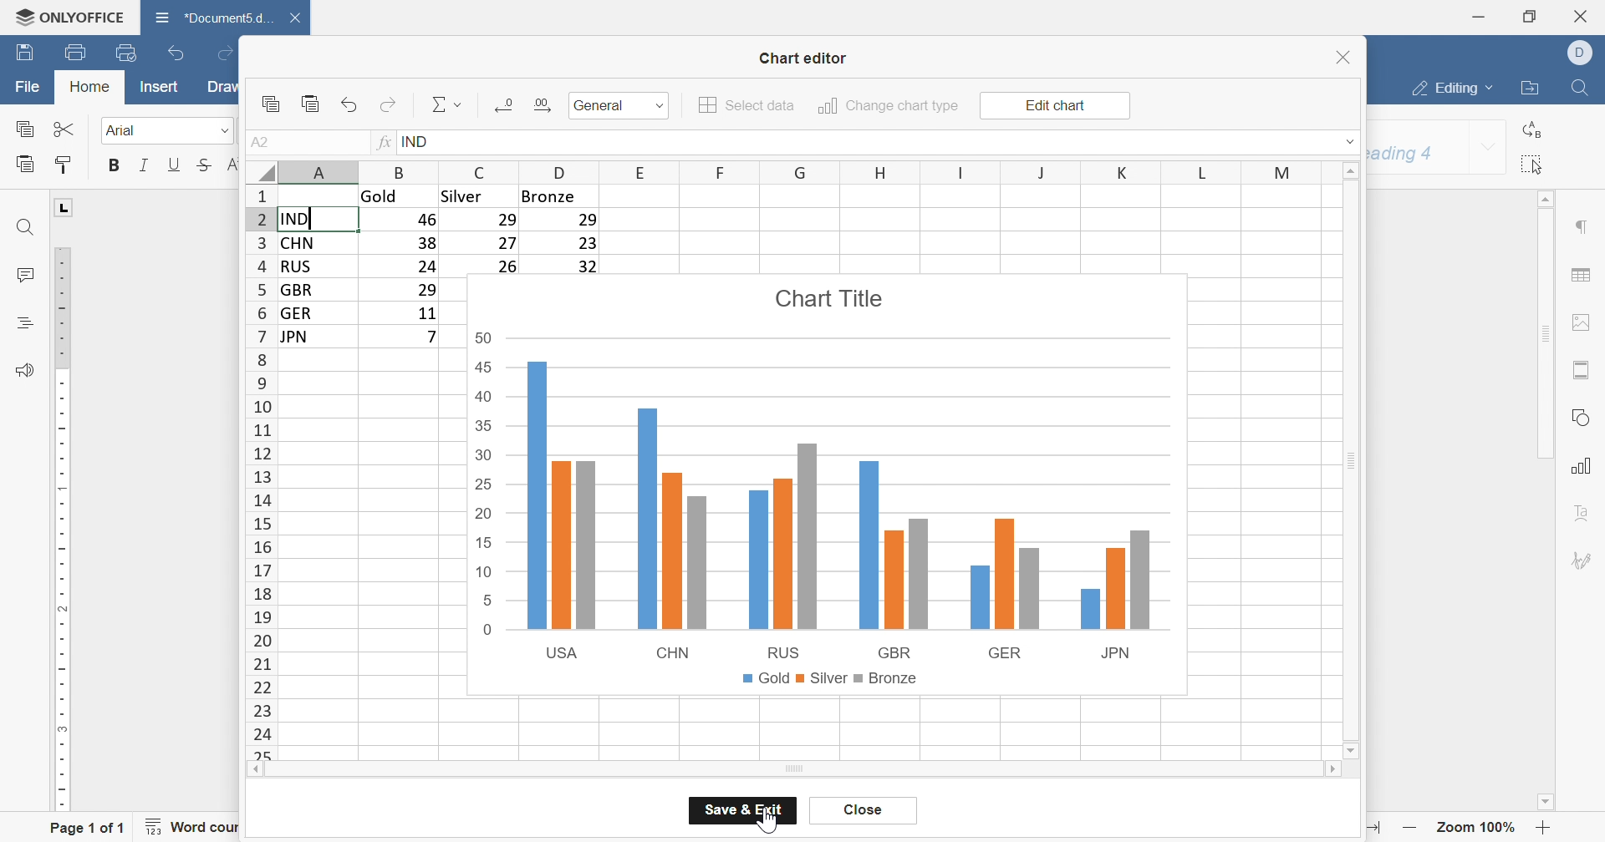  I want to click on word count, so click(200, 827).